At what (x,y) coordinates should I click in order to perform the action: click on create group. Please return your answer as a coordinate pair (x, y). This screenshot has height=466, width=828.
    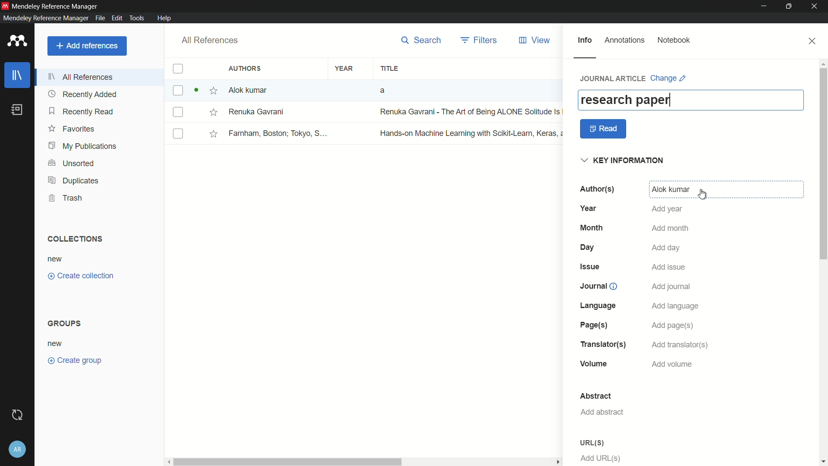
    Looking at the image, I should click on (74, 359).